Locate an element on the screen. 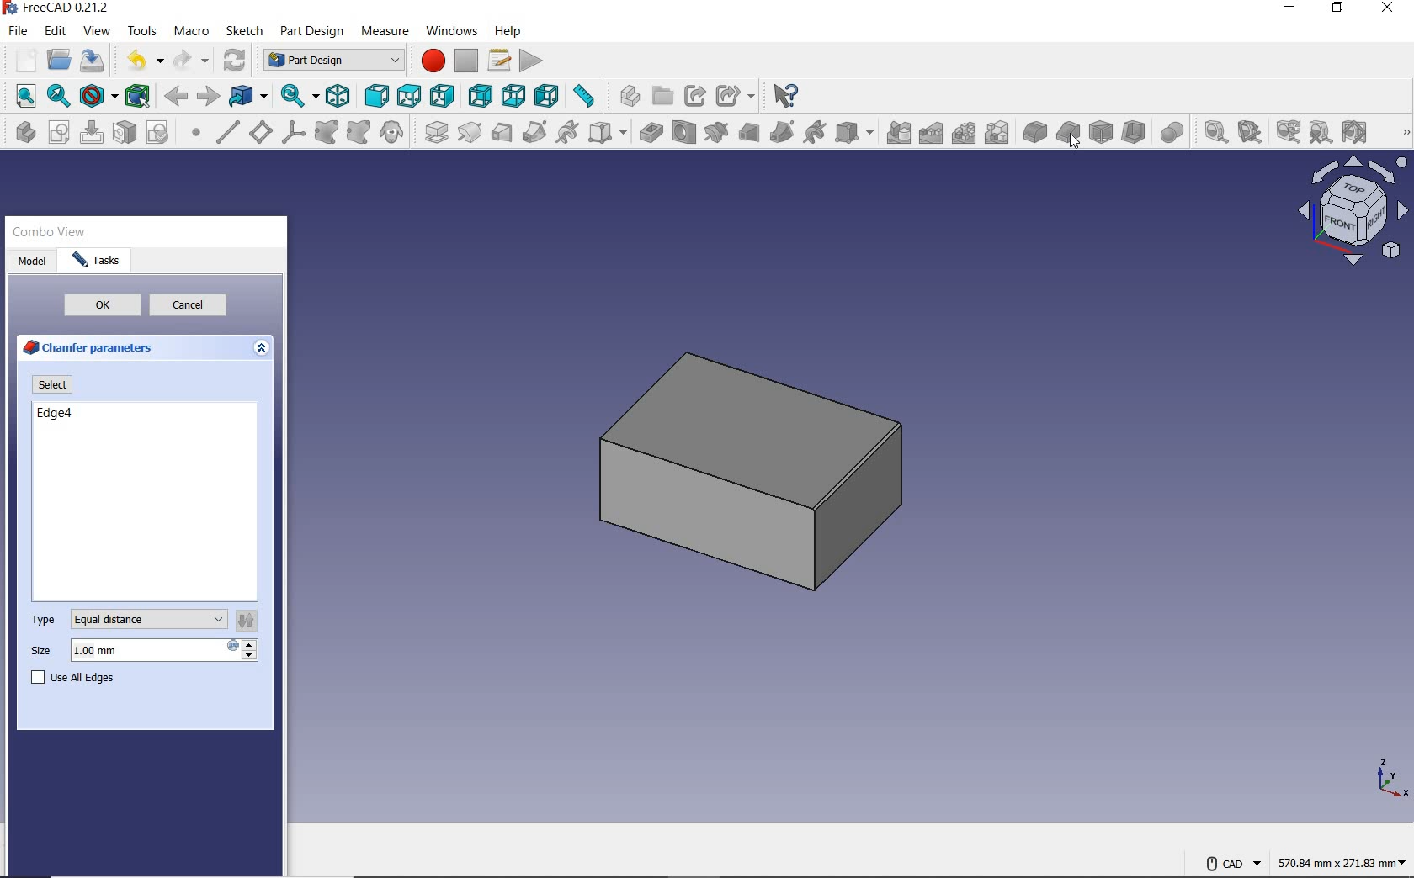 The image size is (1414, 878). select is located at coordinates (50, 384).